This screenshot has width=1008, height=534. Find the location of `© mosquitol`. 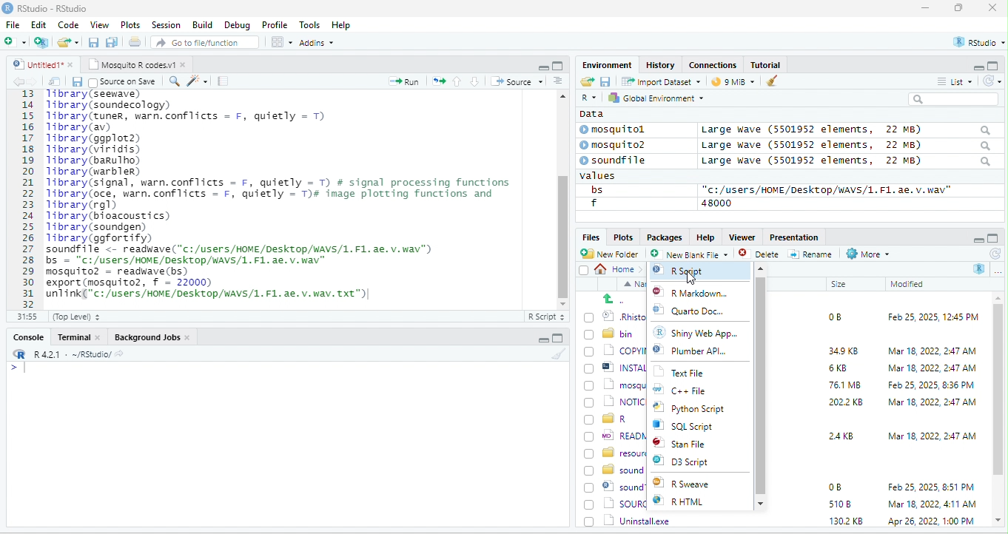

© mosquitol is located at coordinates (623, 129).